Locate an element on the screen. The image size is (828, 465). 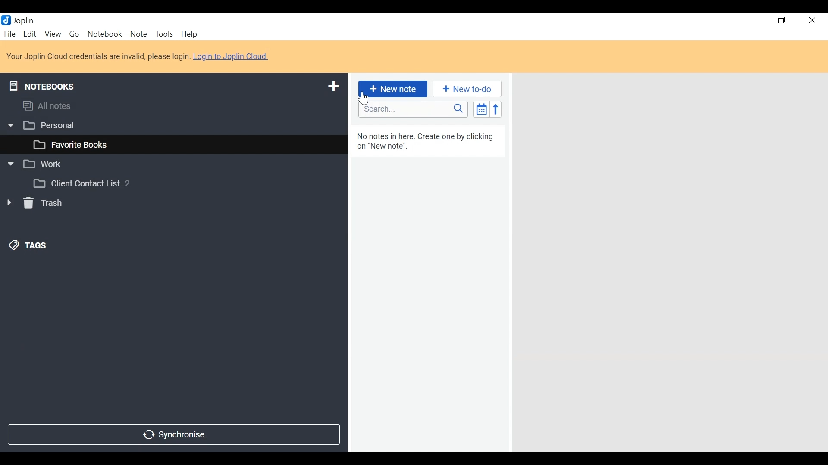
File is located at coordinates (10, 33).